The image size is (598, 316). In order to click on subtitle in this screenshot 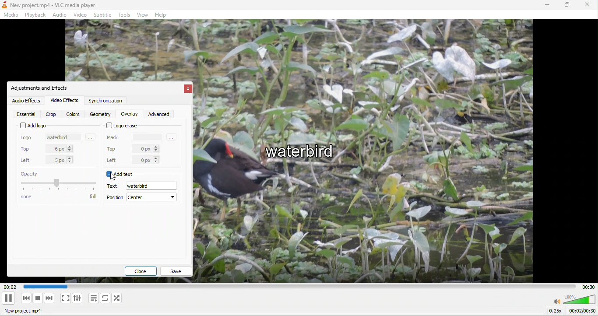, I will do `click(104, 14)`.